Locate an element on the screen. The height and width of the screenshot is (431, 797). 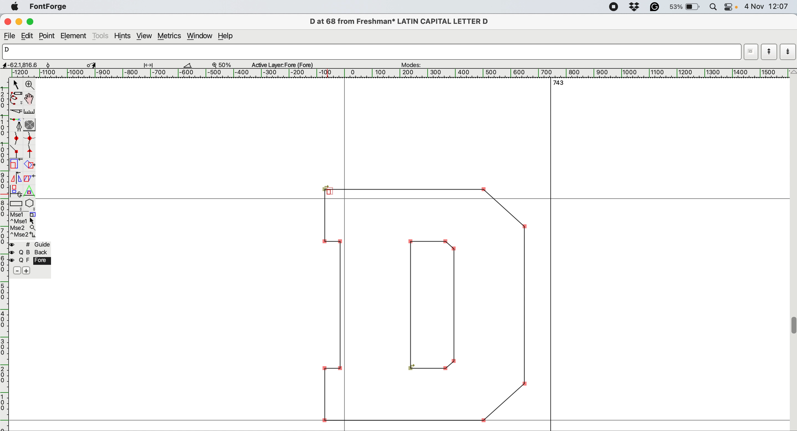
add a curve point horizontally or vertically is located at coordinates (29, 139).